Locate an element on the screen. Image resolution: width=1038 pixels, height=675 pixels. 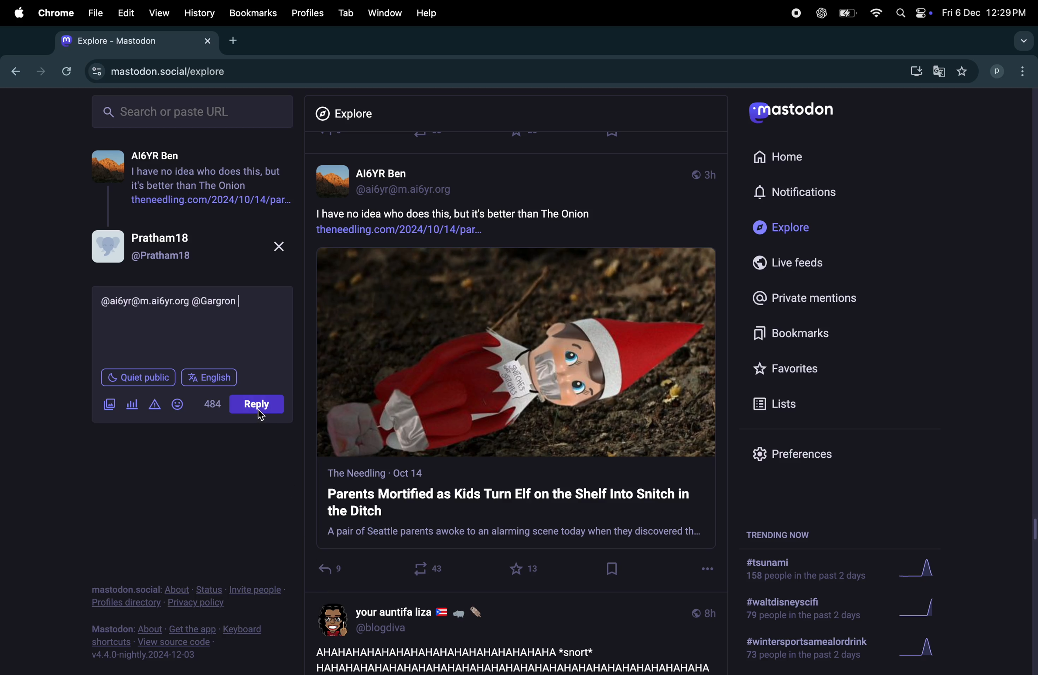
refresh is located at coordinates (65, 71).